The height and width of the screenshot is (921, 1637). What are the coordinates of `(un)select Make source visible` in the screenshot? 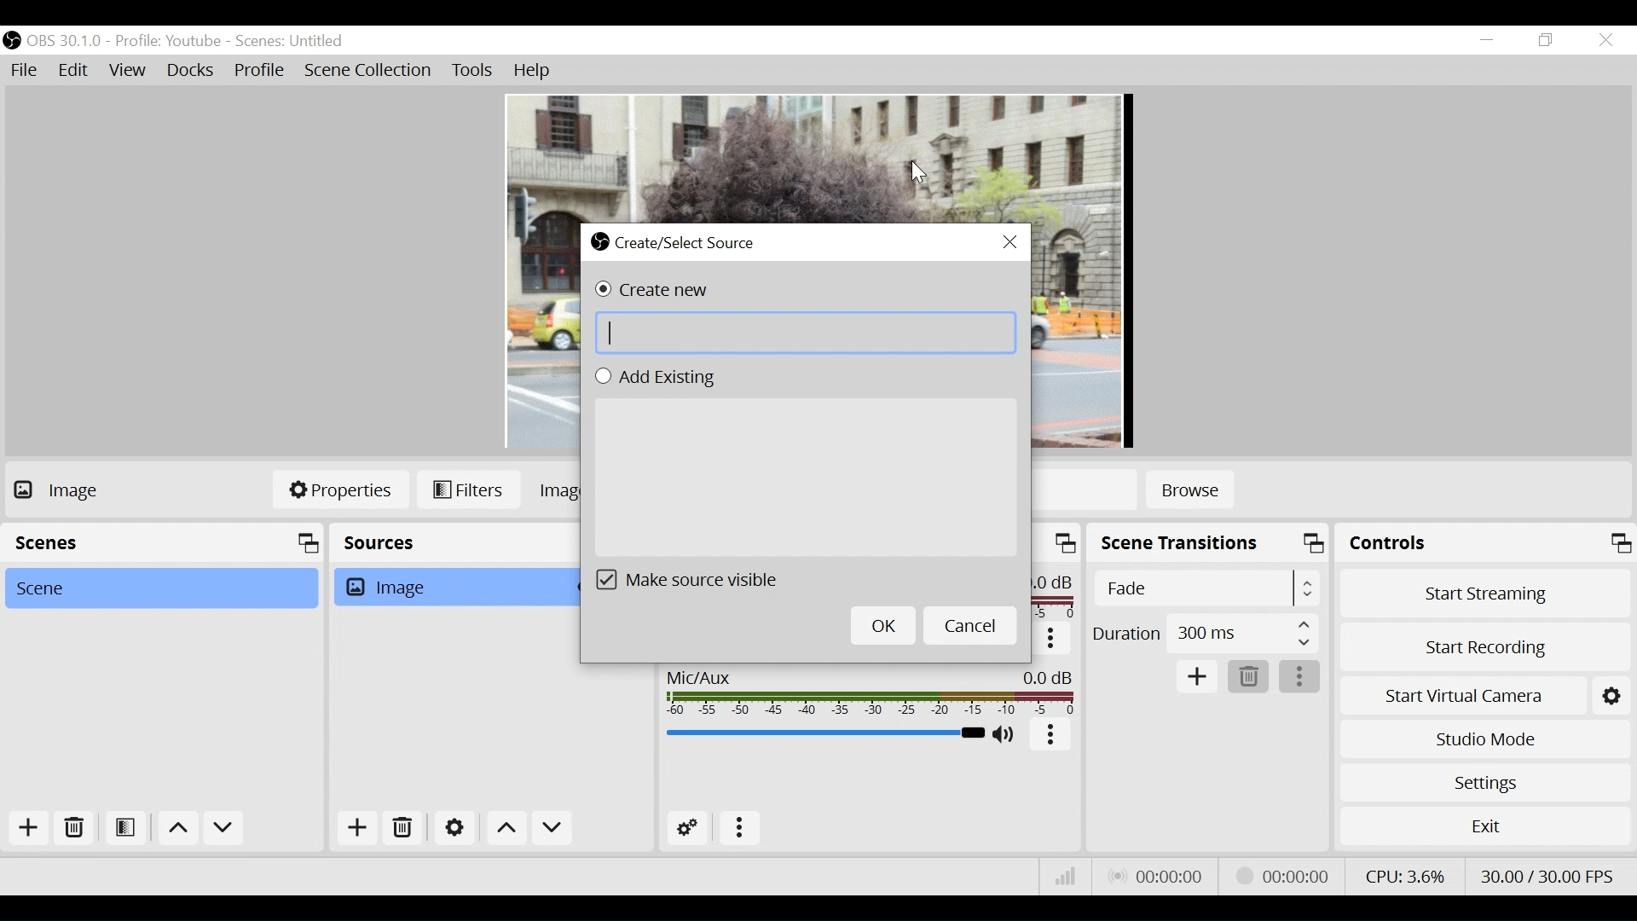 It's located at (698, 580).